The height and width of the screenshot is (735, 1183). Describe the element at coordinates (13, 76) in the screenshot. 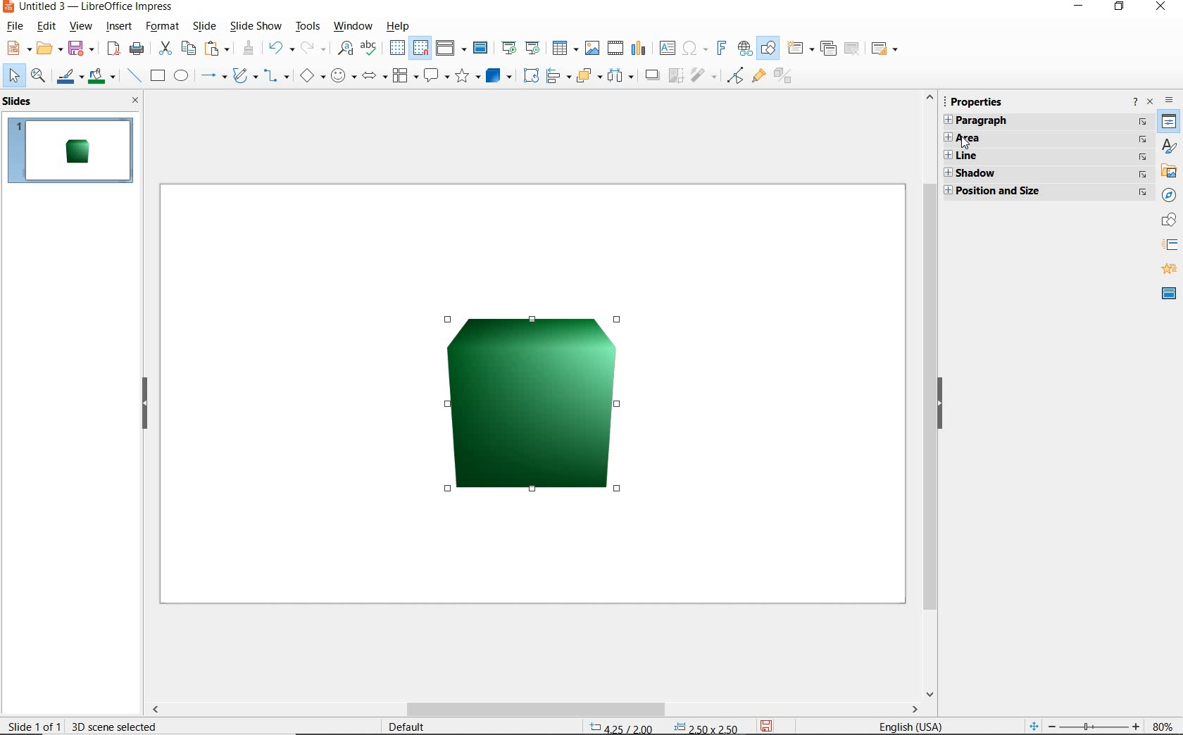

I see `select` at that location.